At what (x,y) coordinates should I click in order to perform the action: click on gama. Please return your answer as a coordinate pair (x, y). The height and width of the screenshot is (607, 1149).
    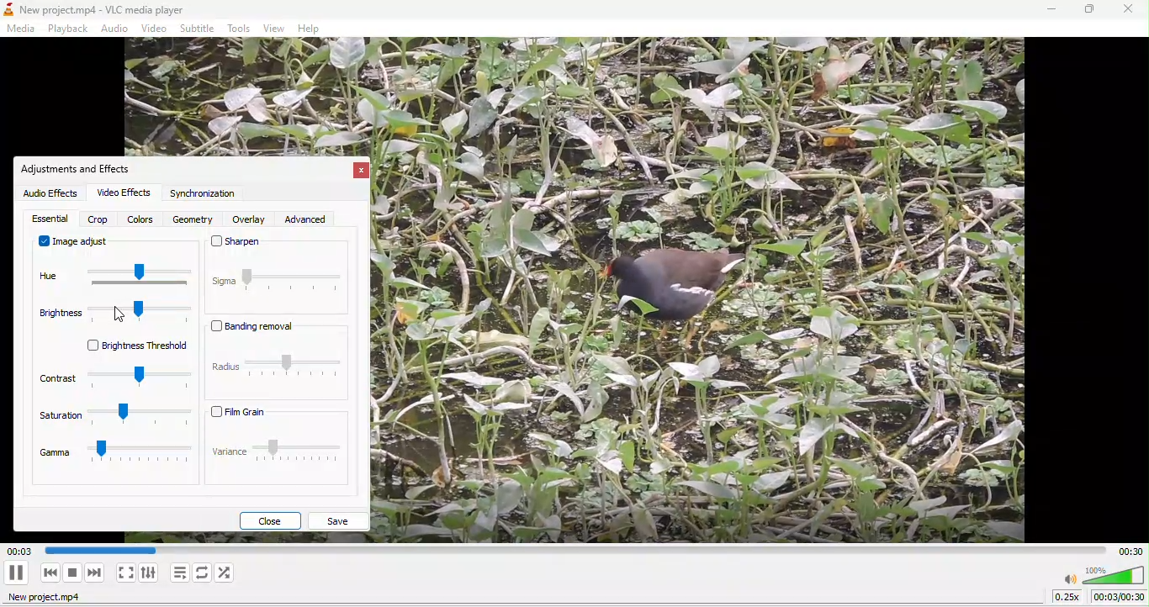
    Looking at the image, I should click on (113, 459).